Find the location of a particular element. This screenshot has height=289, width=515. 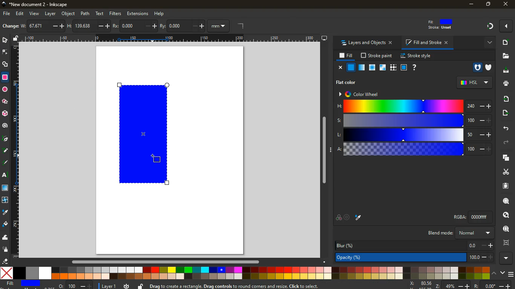

po is located at coordinates (135, 26).